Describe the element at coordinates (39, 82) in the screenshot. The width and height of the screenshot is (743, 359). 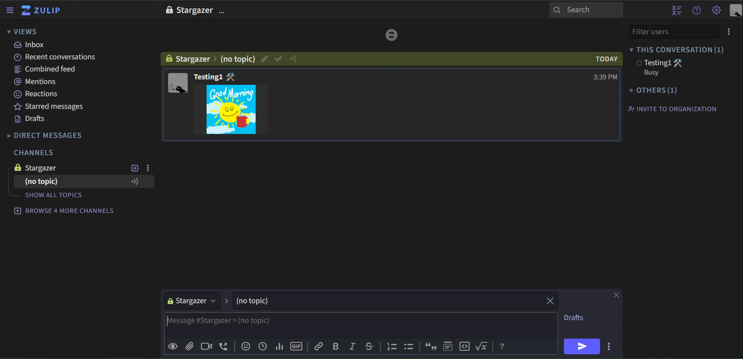
I see `mentions` at that location.